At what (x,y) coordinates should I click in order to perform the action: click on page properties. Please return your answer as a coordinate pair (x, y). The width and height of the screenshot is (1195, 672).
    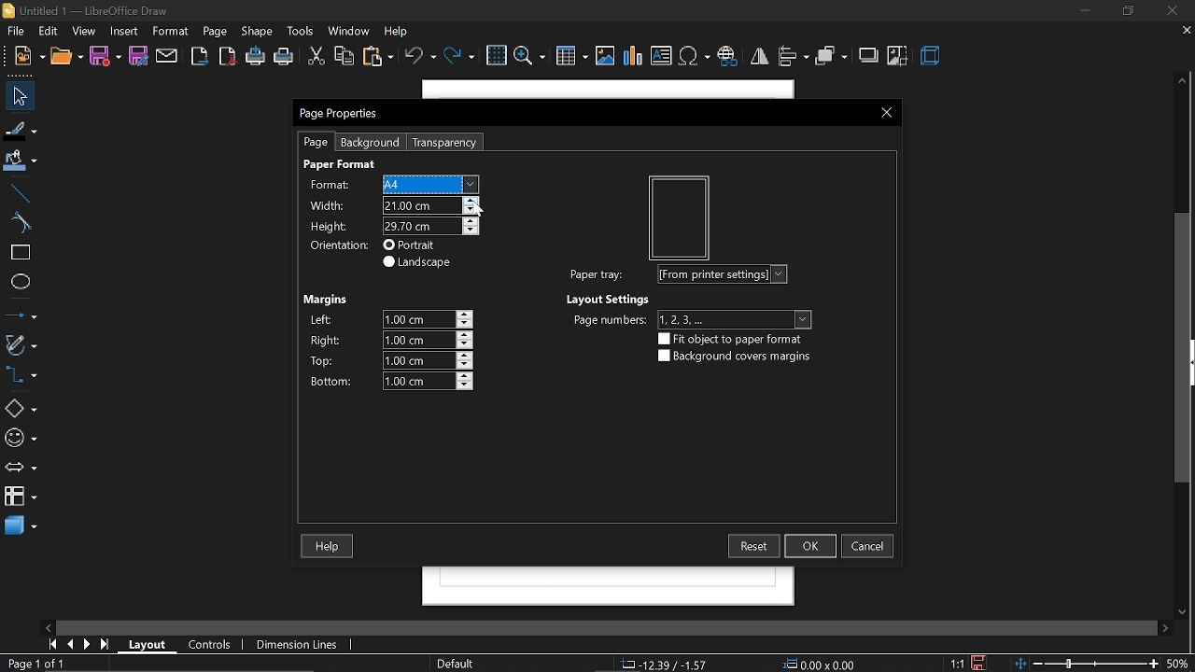
    Looking at the image, I should click on (349, 112).